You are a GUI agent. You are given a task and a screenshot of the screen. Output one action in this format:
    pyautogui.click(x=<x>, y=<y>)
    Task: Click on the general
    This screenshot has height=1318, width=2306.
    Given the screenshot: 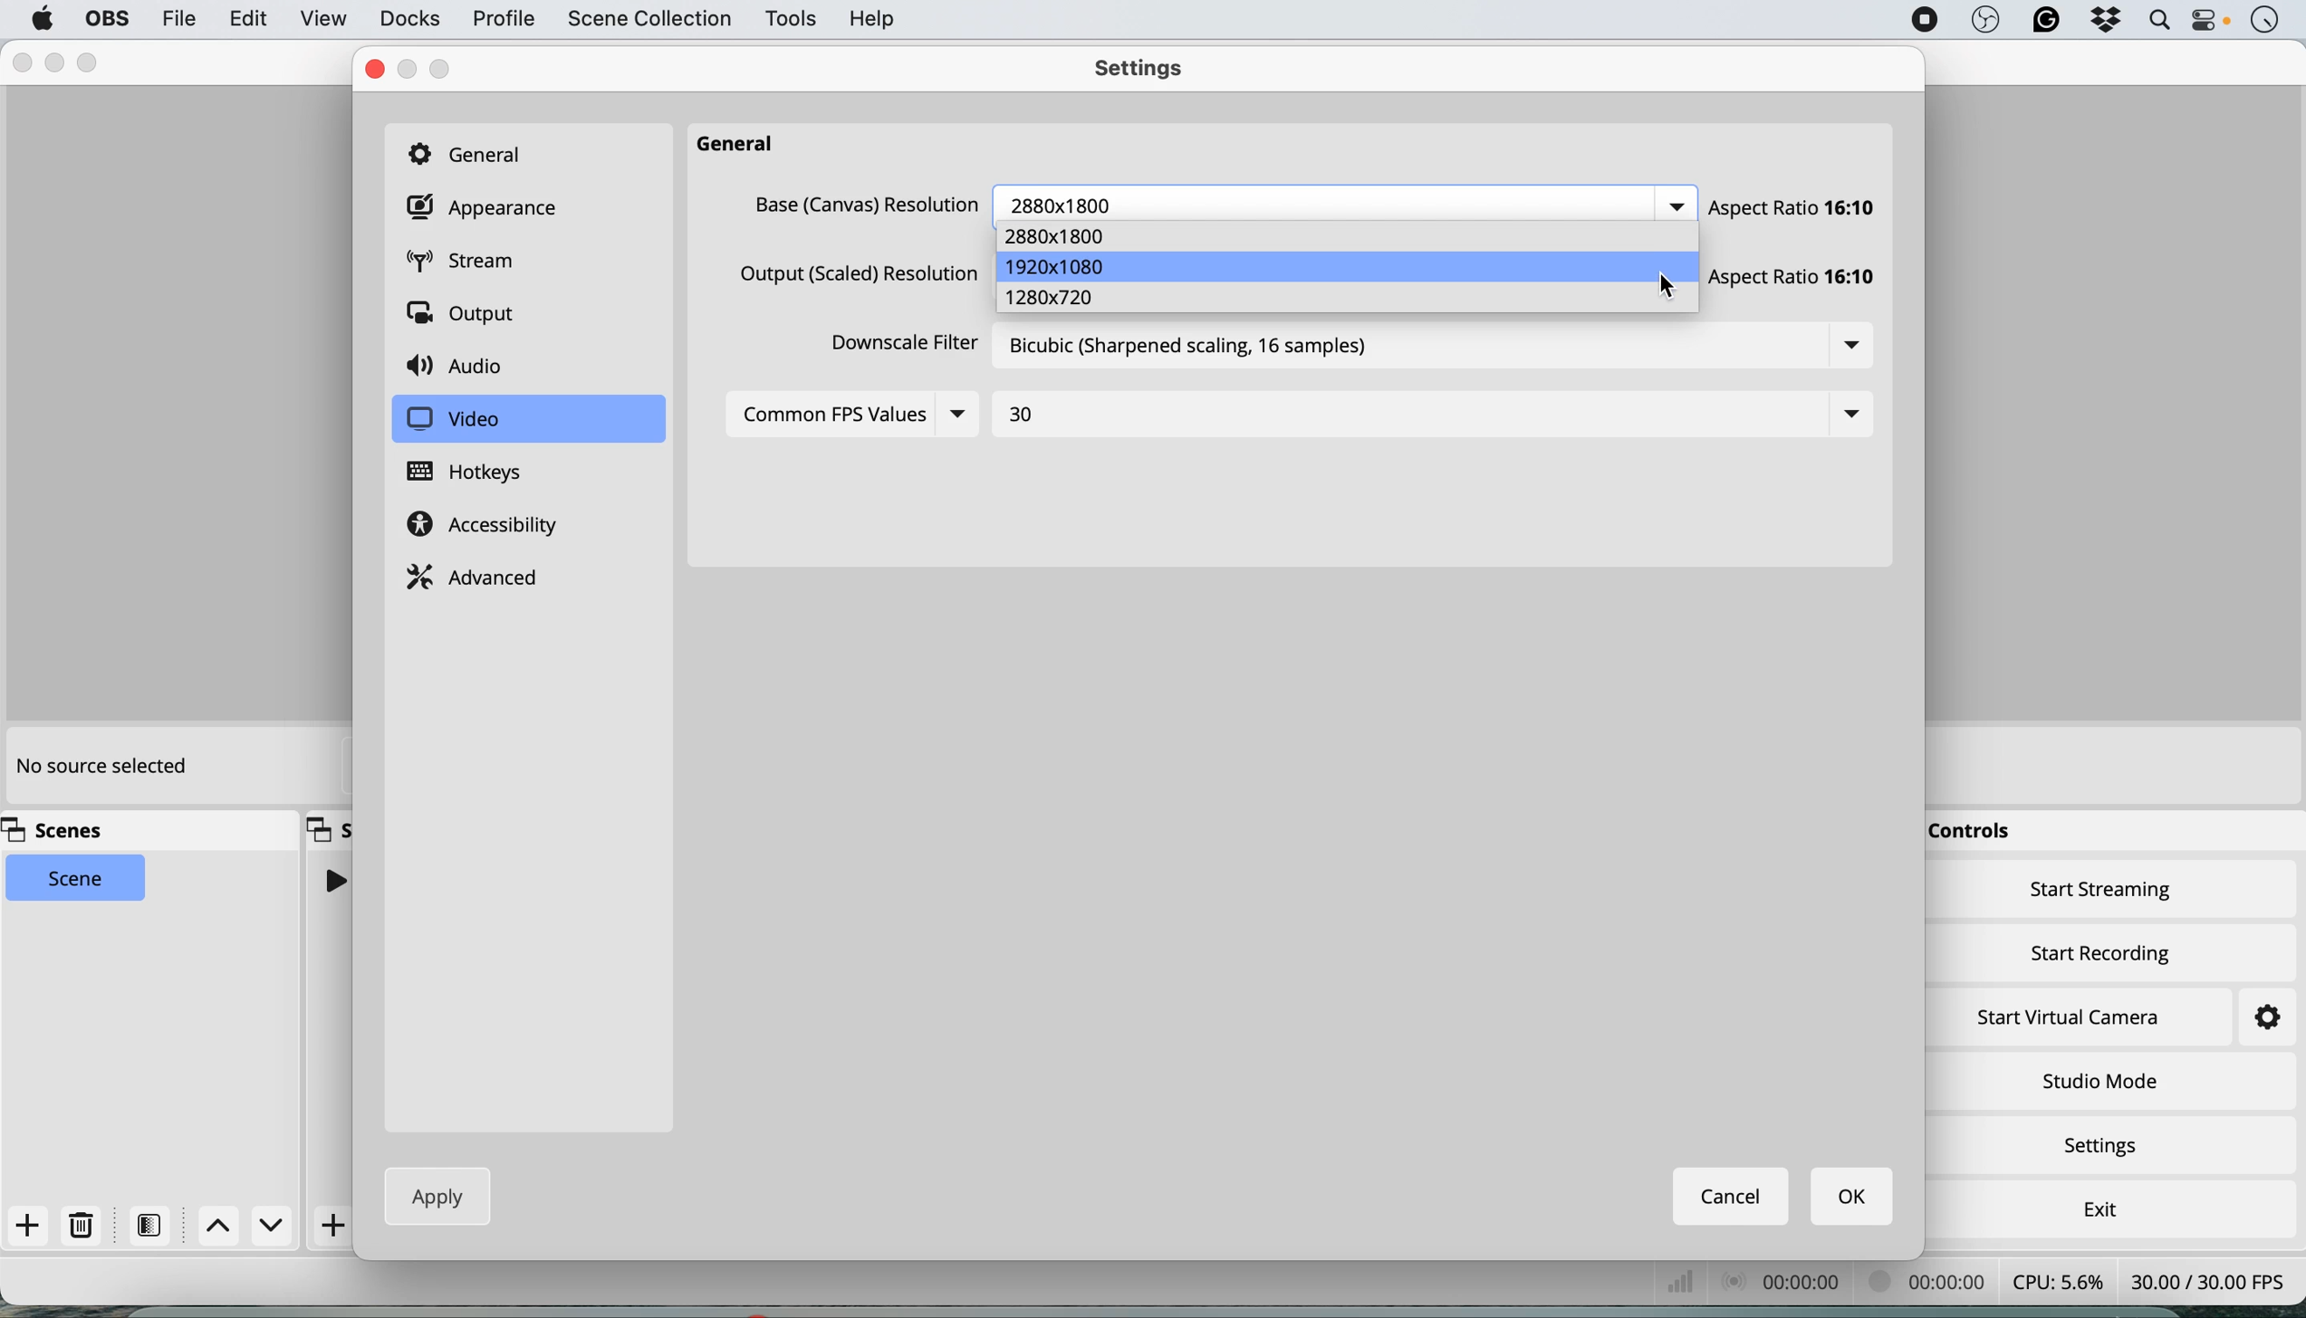 What is the action you would take?
    pyautogui.click(x=735, y=140)
    